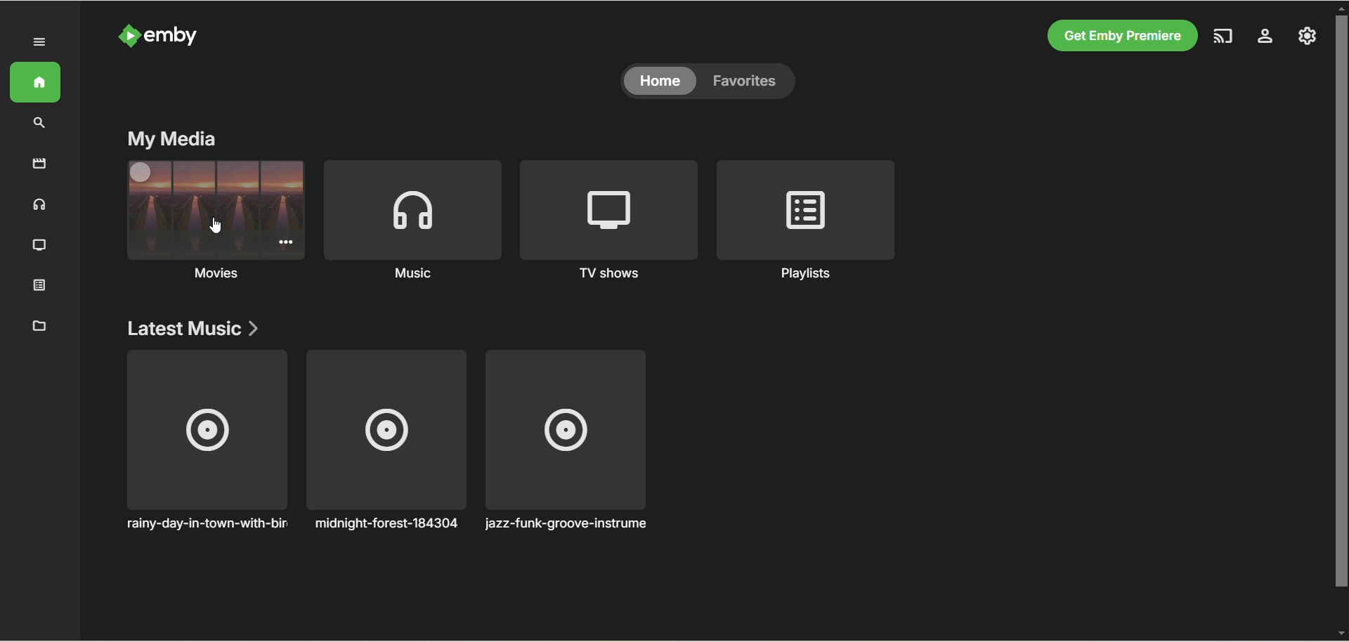  What do you see at coordinates (40, 123) in the screenshot?
I see `search` at bounding box center [40, 123].